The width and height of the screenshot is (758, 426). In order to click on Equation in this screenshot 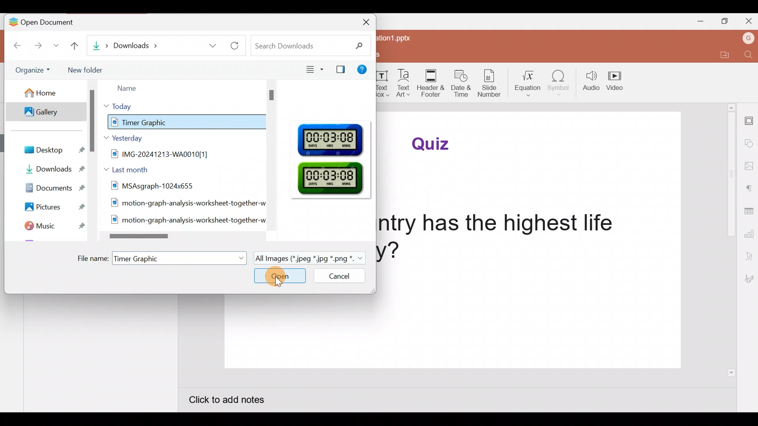, I will do `click(527, 83)`.